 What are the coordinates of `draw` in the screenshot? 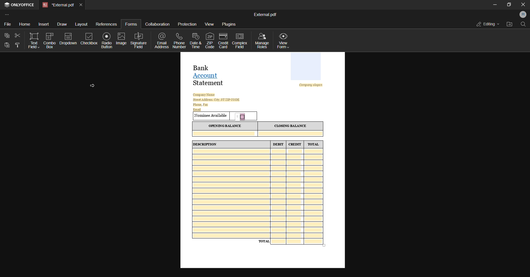 It's located at (60, 25).